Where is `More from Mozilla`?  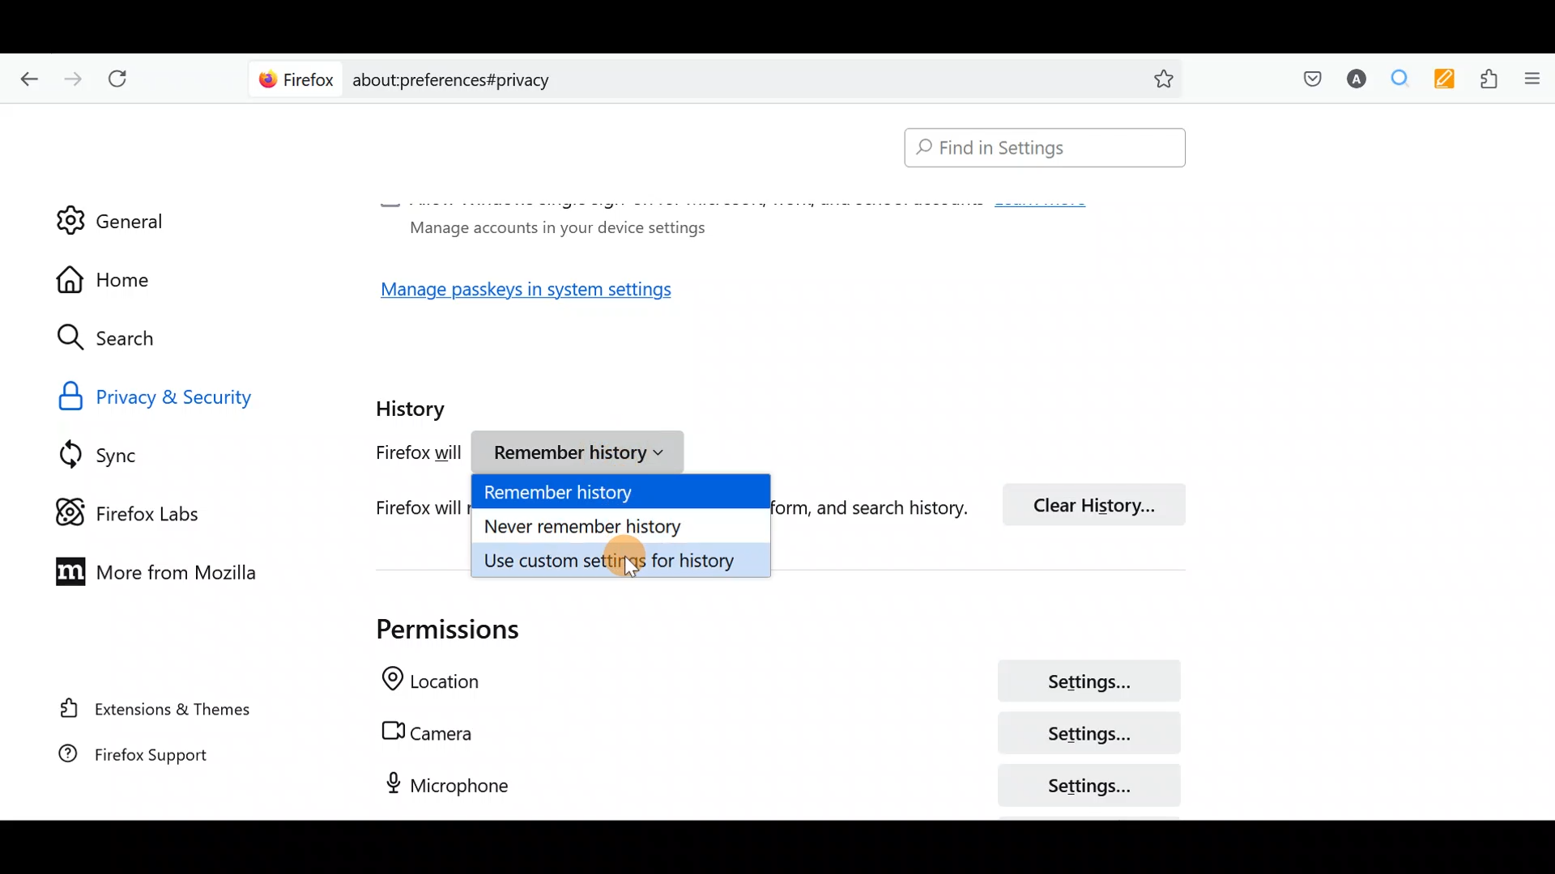 More from Mozilla is located at coordinates (148, 570).